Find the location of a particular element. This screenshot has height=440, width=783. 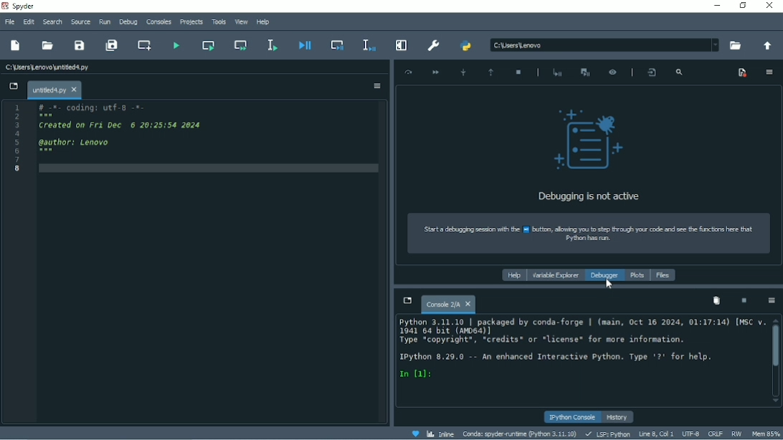

RW is located at coordinates (736, 433).